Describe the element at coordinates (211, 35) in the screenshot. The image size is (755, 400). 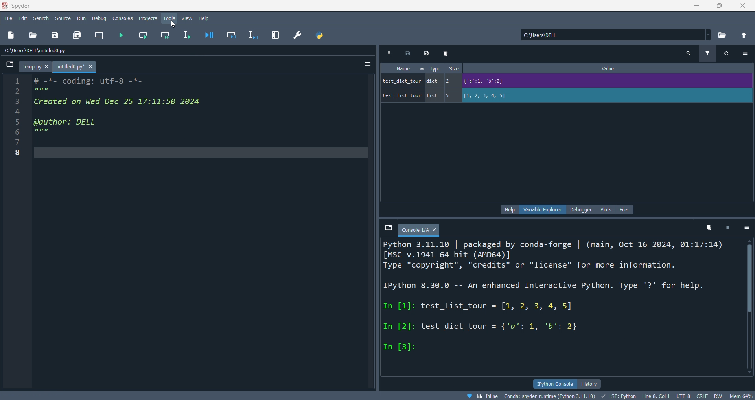
I see `debug file` at that location.